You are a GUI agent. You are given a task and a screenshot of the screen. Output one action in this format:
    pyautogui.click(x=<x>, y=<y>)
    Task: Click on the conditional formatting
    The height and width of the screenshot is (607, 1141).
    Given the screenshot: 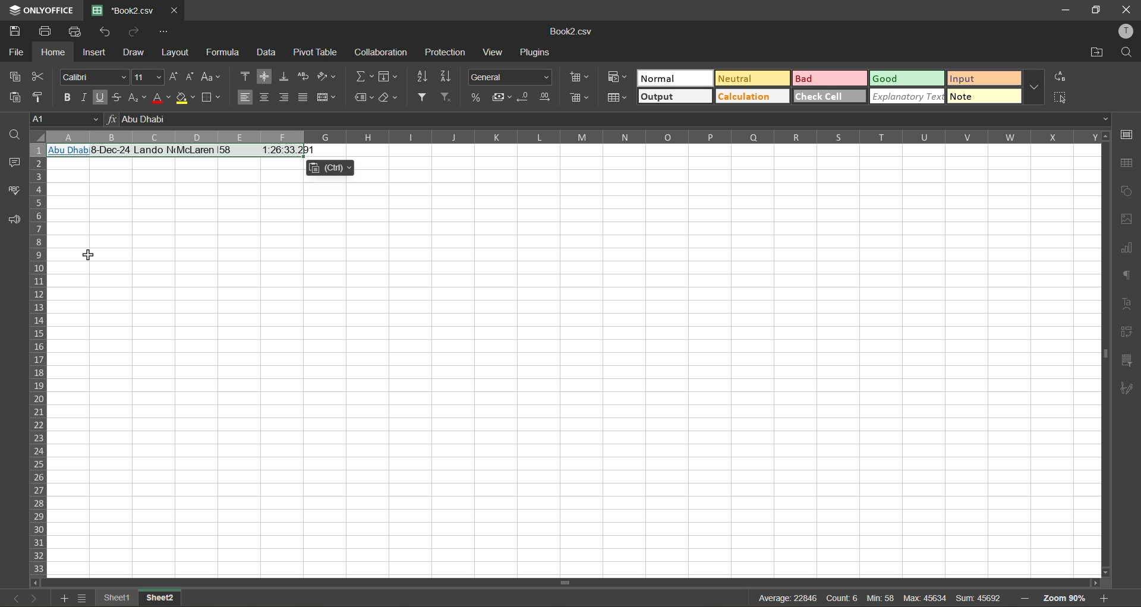 What is the action you would take?
    pyautogui.click(x=614, y=79)
    